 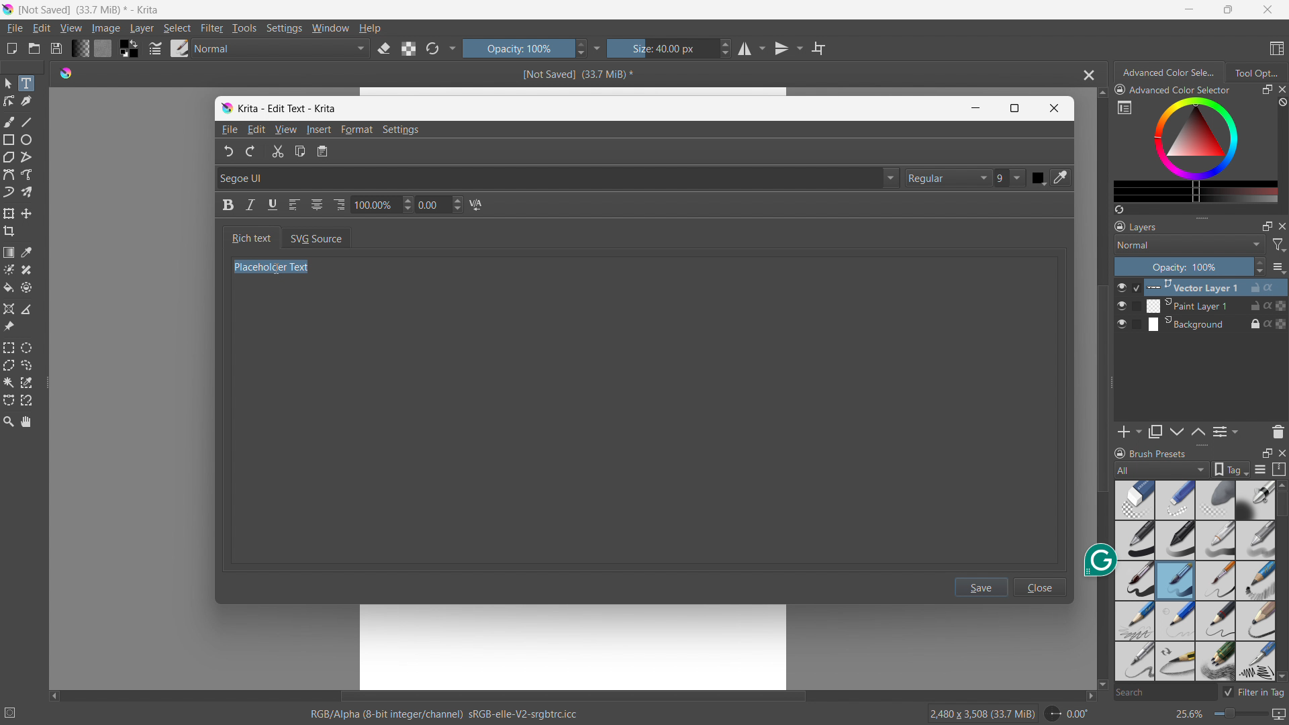 What do you see at coordinates (142, 28) in the screenshot?
I see `layer` at bounding box center [142, 28].